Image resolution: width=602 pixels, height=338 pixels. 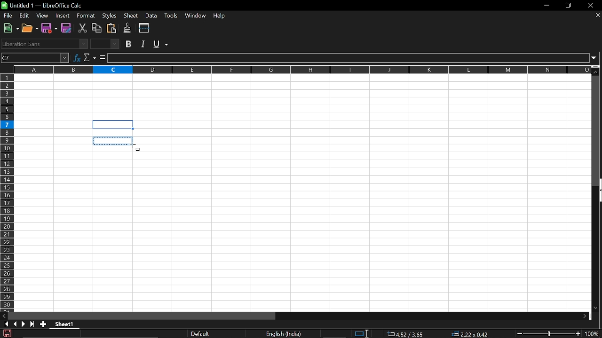 I want to click on MOve left, so click(x=4, y=316).